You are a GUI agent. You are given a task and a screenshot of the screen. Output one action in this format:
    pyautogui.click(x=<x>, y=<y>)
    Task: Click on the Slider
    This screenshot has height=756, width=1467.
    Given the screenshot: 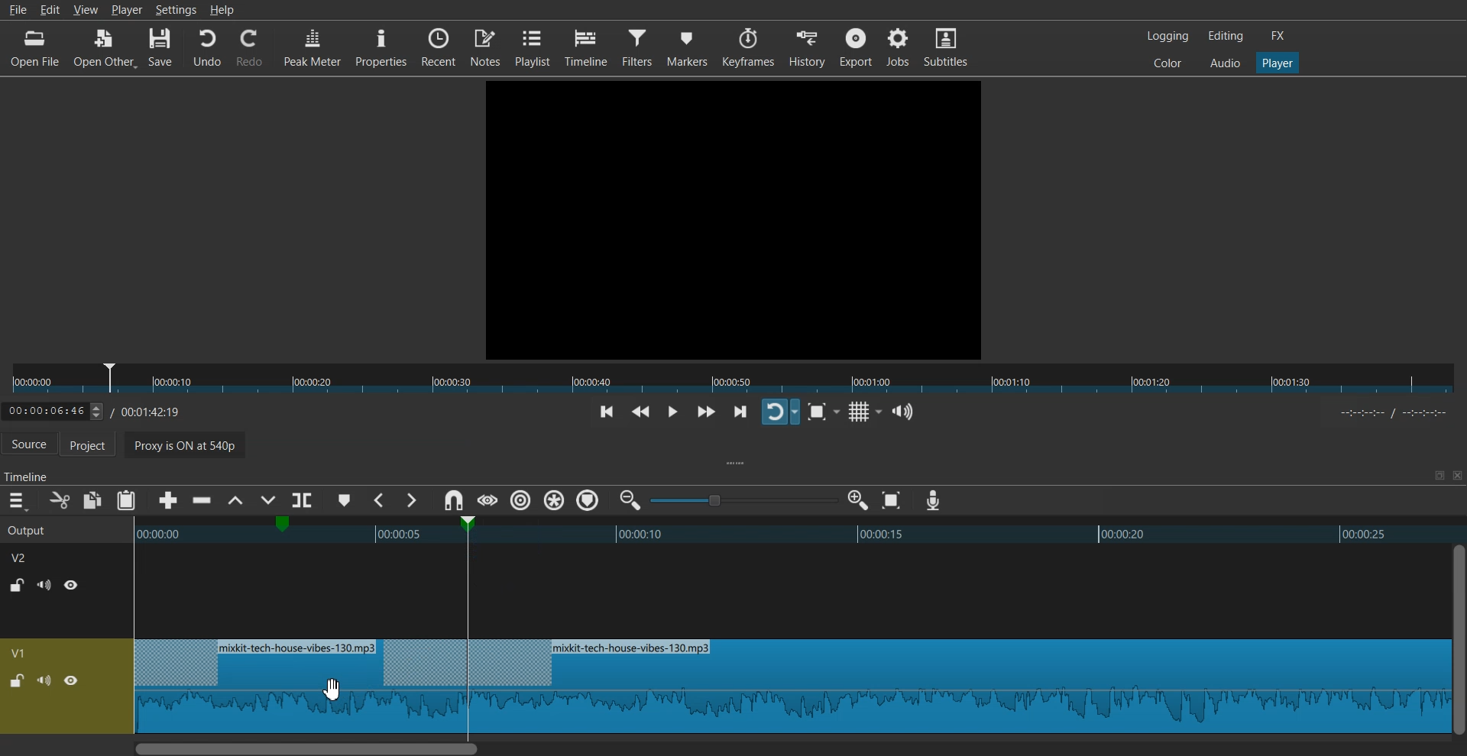 What is the action you would take?
    pyautogui.click(x=733, y=379)
    